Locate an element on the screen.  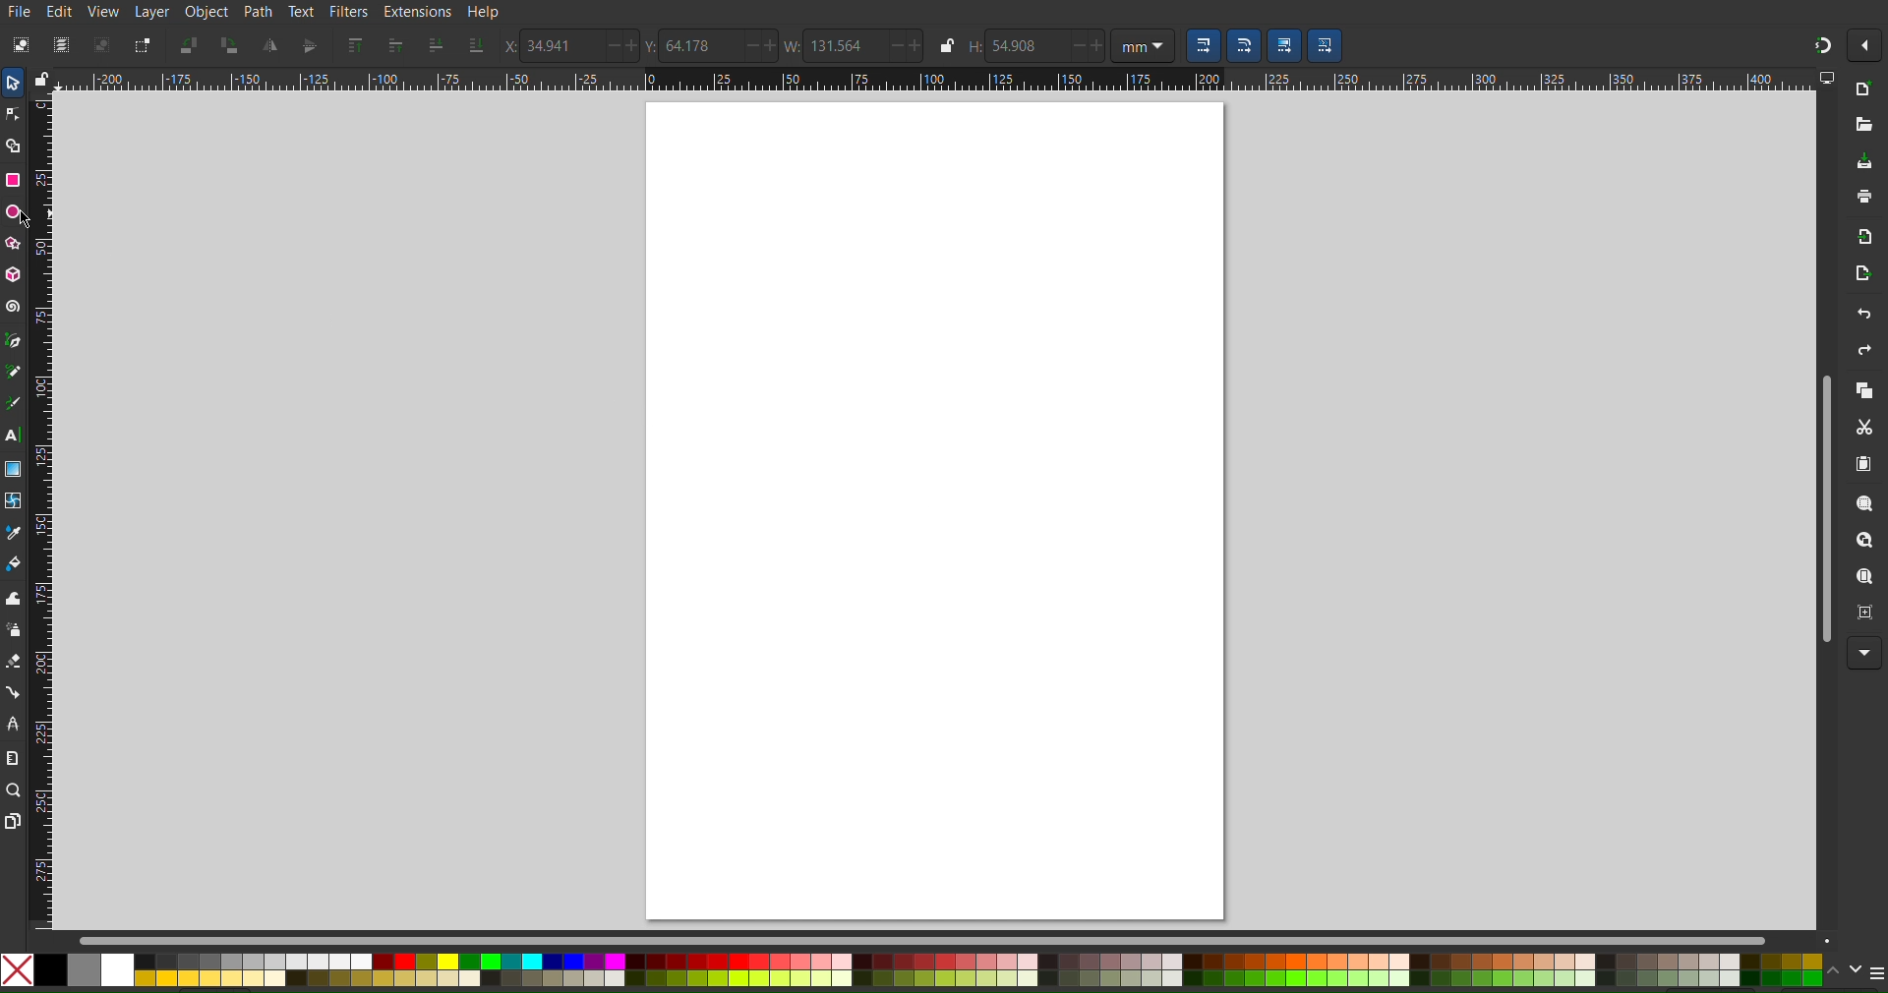
More options is located at coordinates (1865, 47).